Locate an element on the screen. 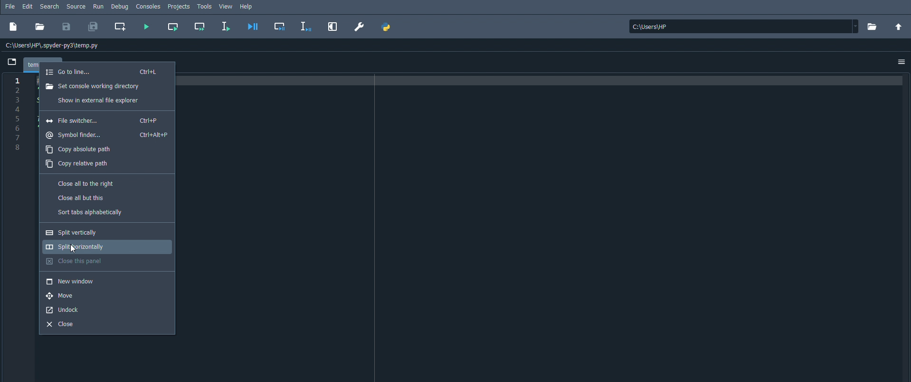 The image size is (911, 382). Close all but this is located at coordinates (82, 198).